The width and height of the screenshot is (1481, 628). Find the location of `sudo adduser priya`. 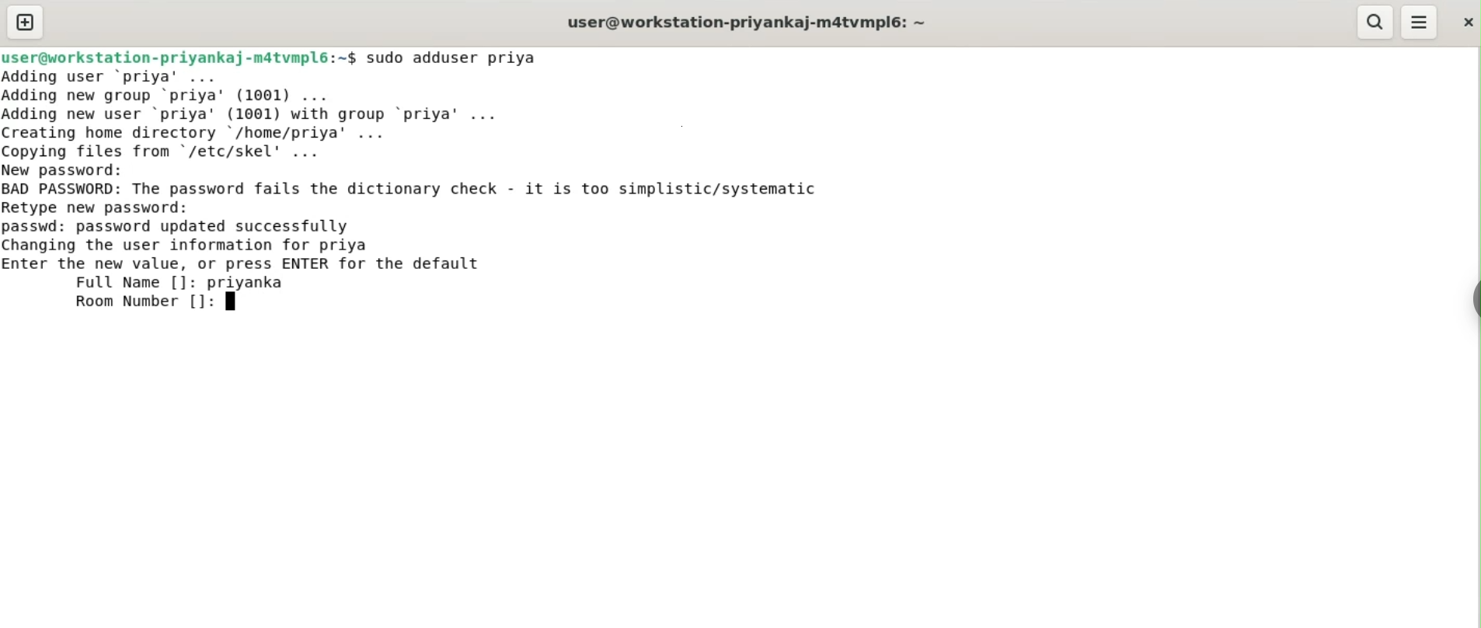

sudo adduser priya is located at coordinates (462, 58).